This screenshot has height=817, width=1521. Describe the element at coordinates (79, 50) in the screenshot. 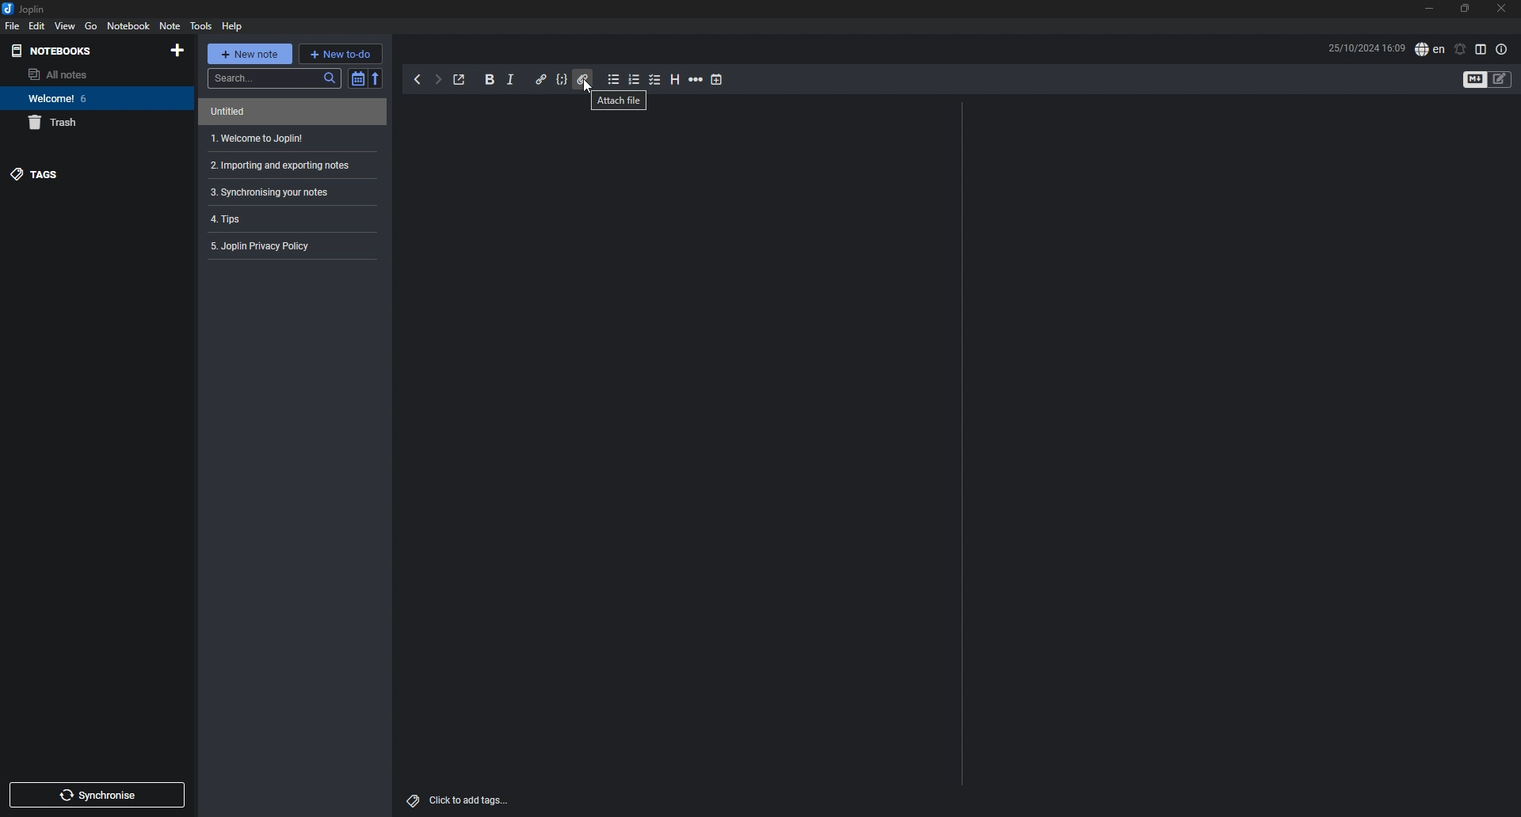

I see `notebooks` at that location.